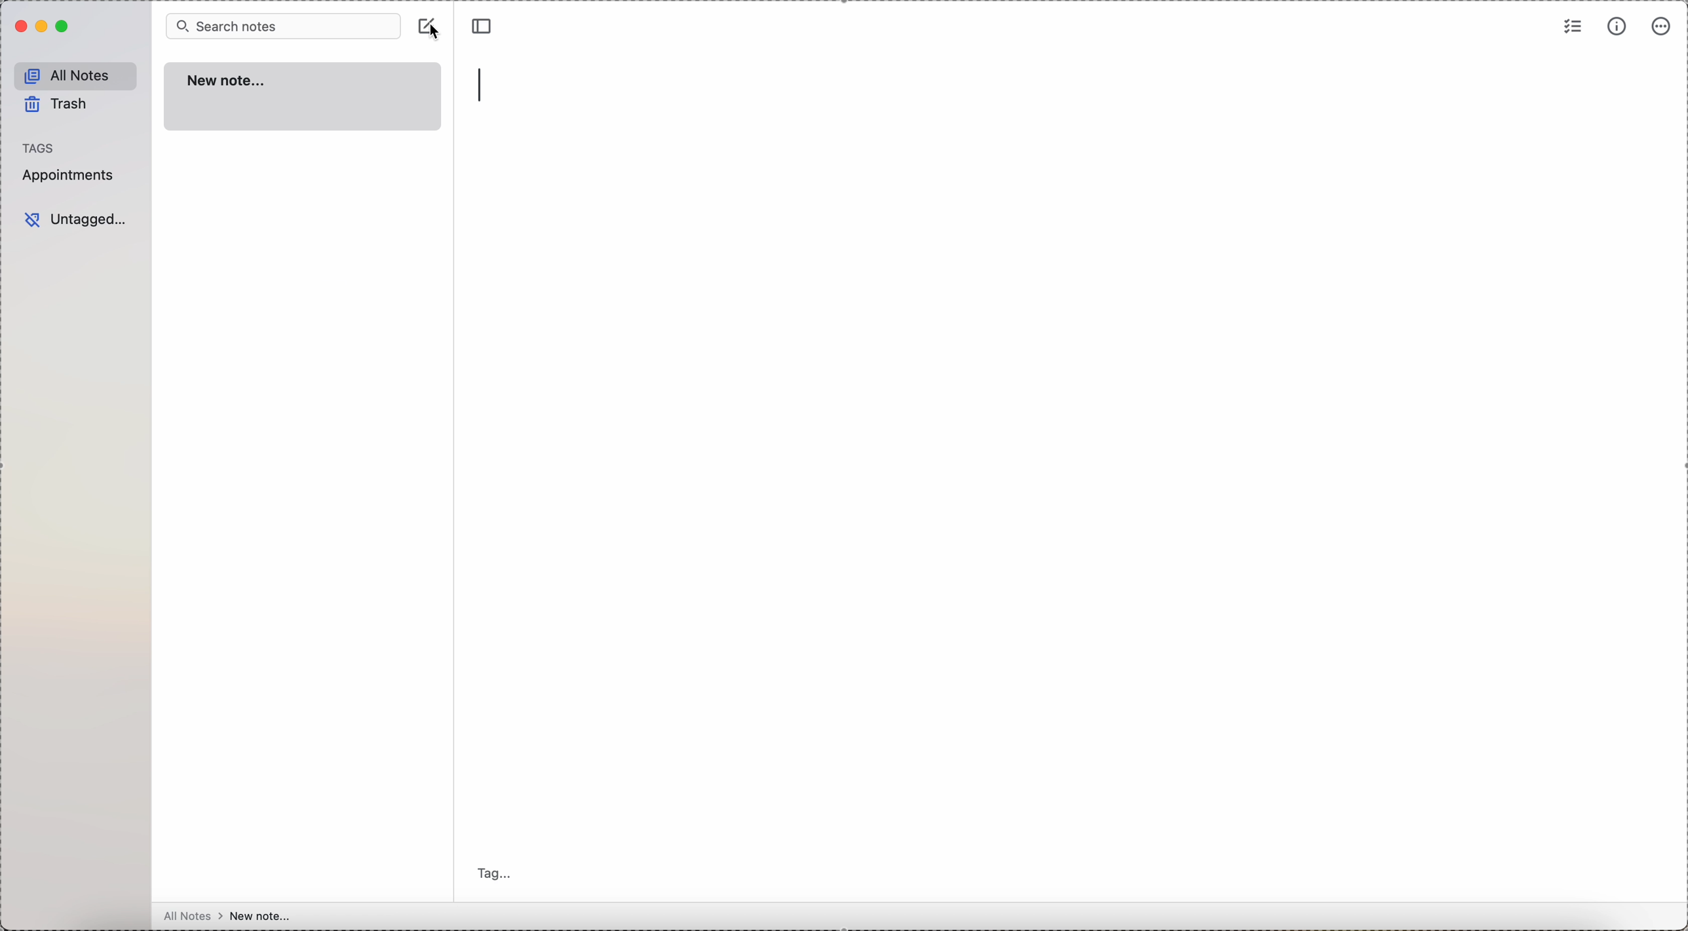 This screenshot has width=1688, height=931. Describe the element at coordinates (1617, 28) in the screenshot. I see `metrics` at that location.